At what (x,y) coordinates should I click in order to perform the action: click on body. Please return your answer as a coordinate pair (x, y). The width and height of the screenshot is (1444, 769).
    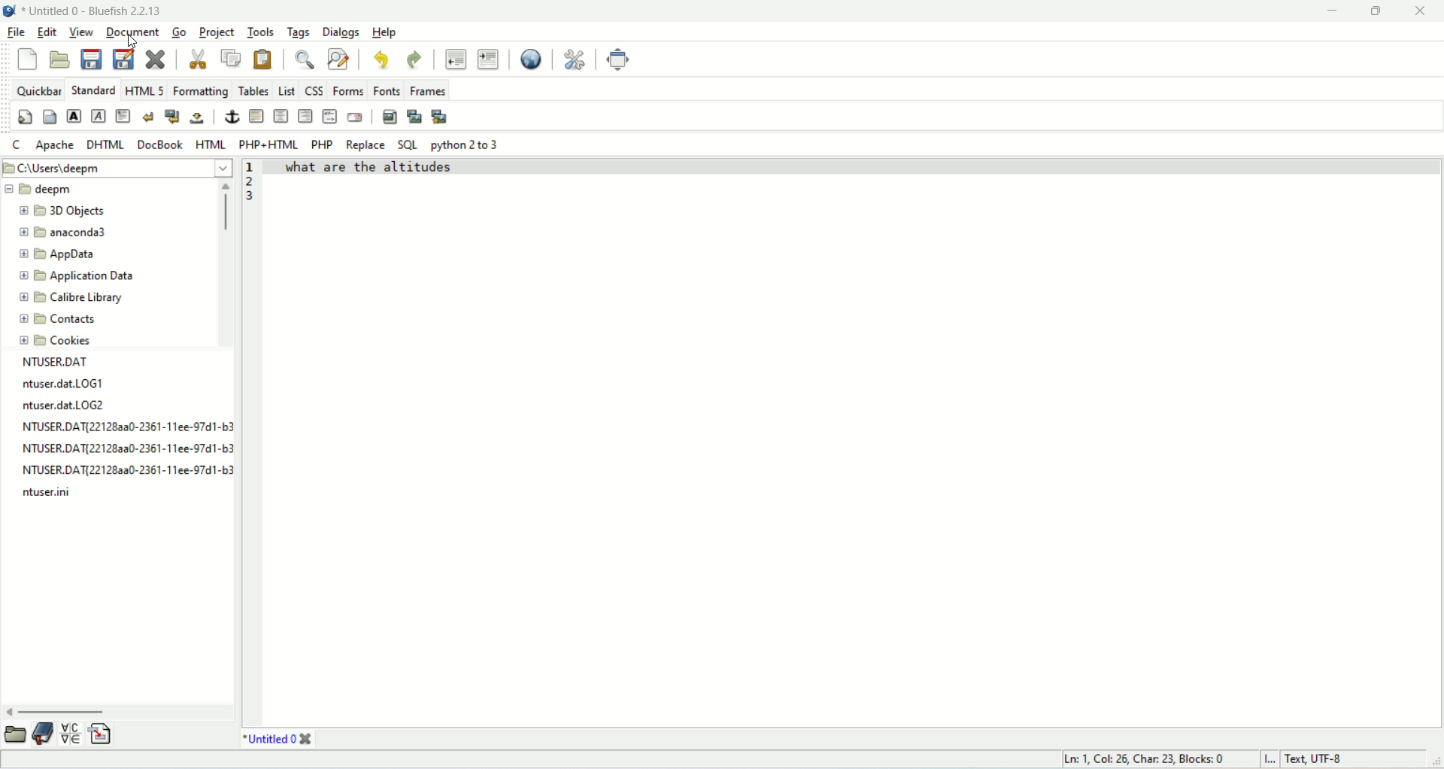
    Looking at the image, I should click on (47, 119).